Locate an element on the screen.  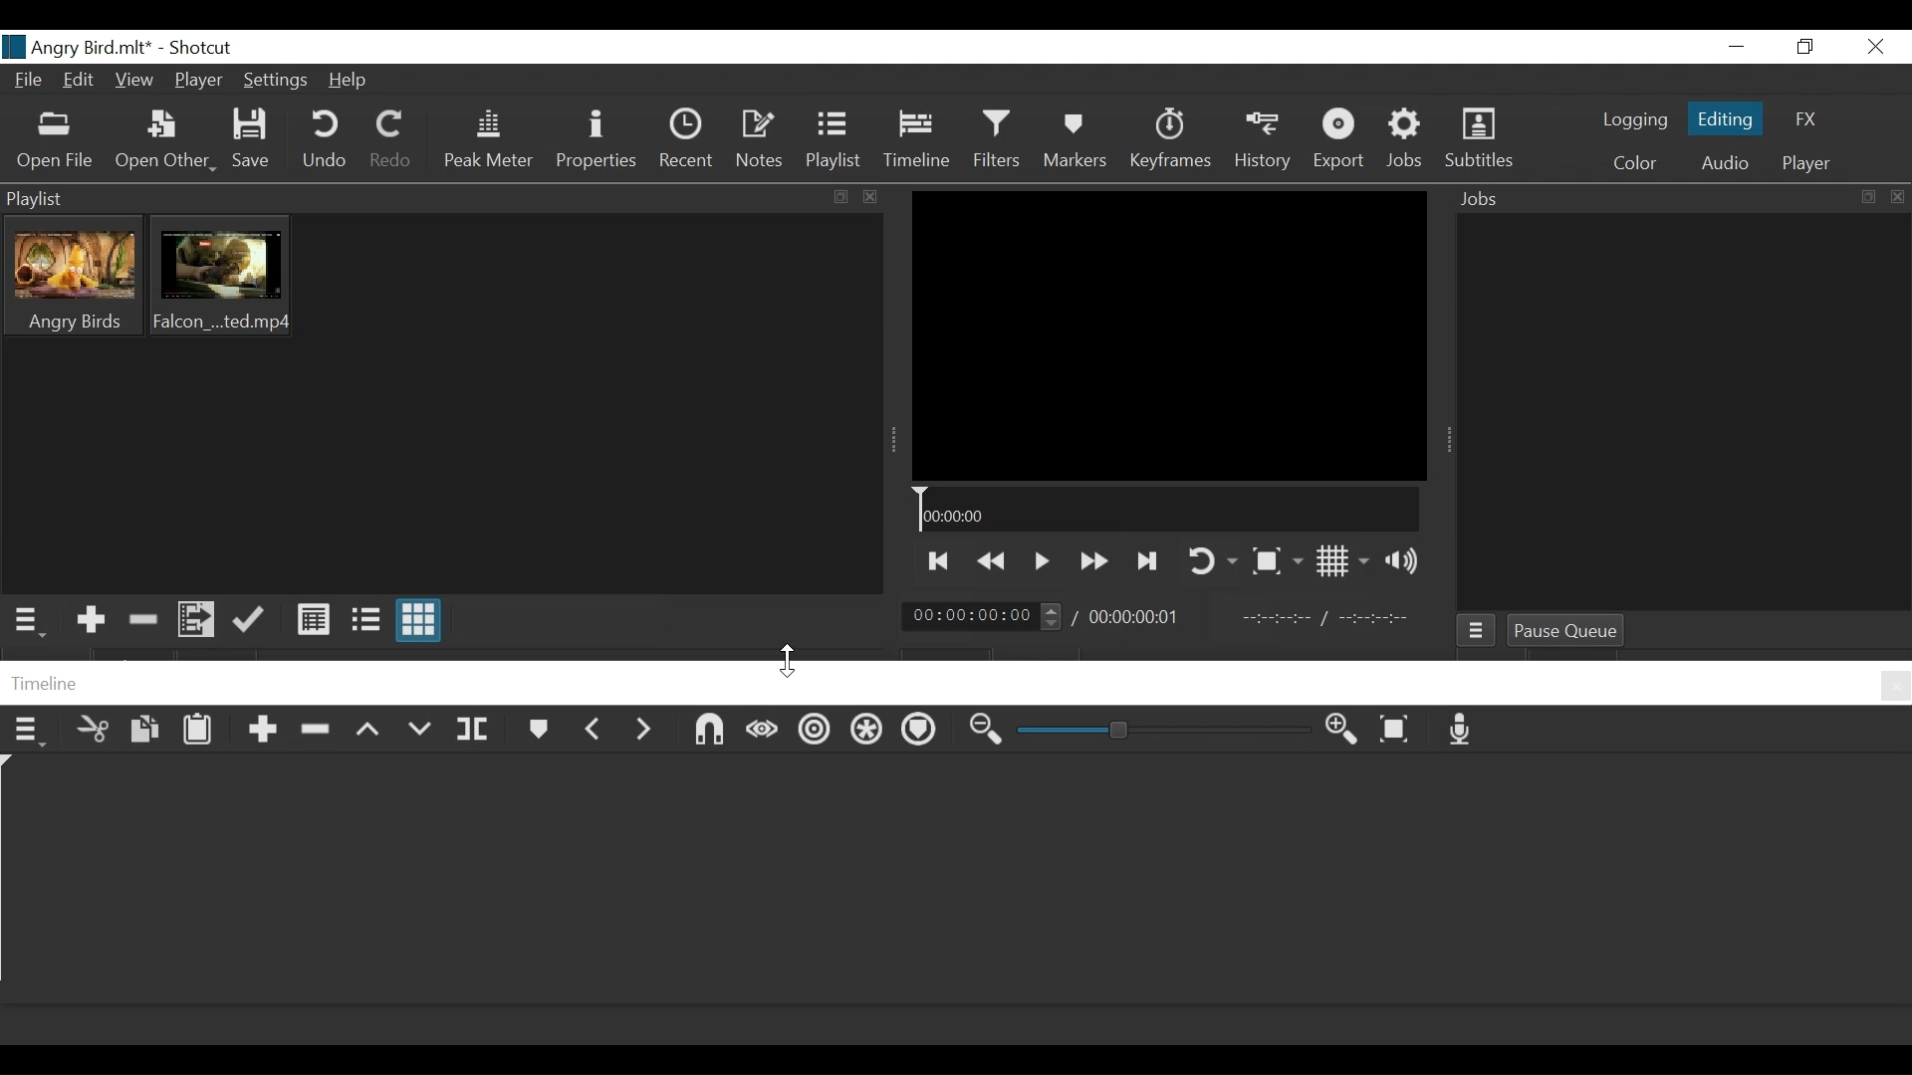
View as File is located at coordinates (366, 620).